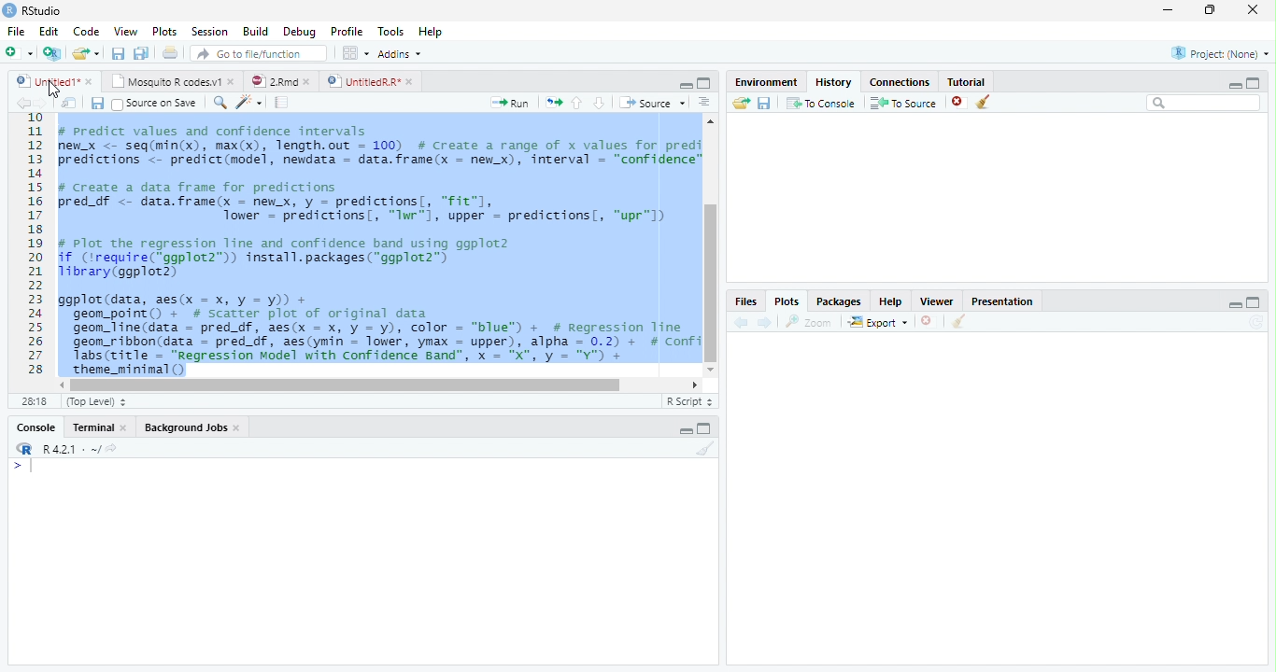  I want to click on Help, so click(893, 301).